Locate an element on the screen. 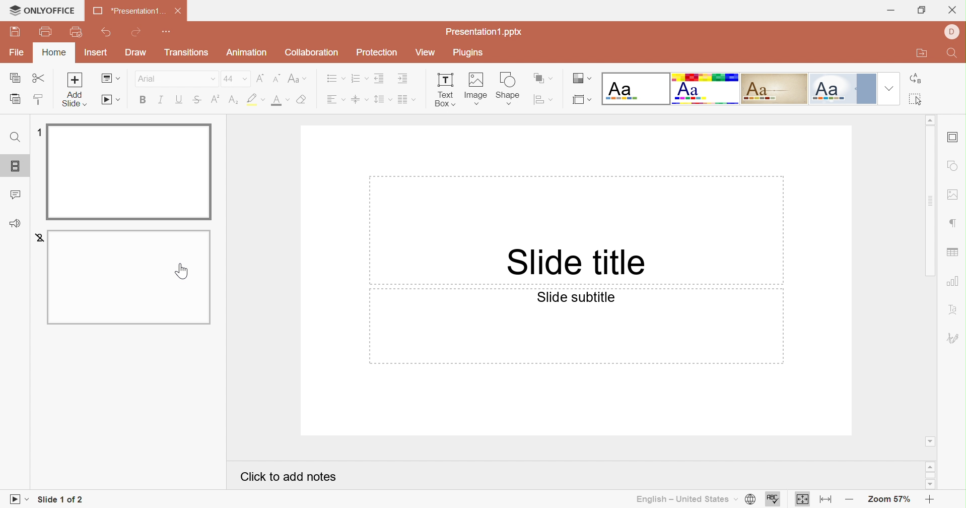 The image size is (966, 508). Slide 1 of 2 is located at coordinates (60, 498).